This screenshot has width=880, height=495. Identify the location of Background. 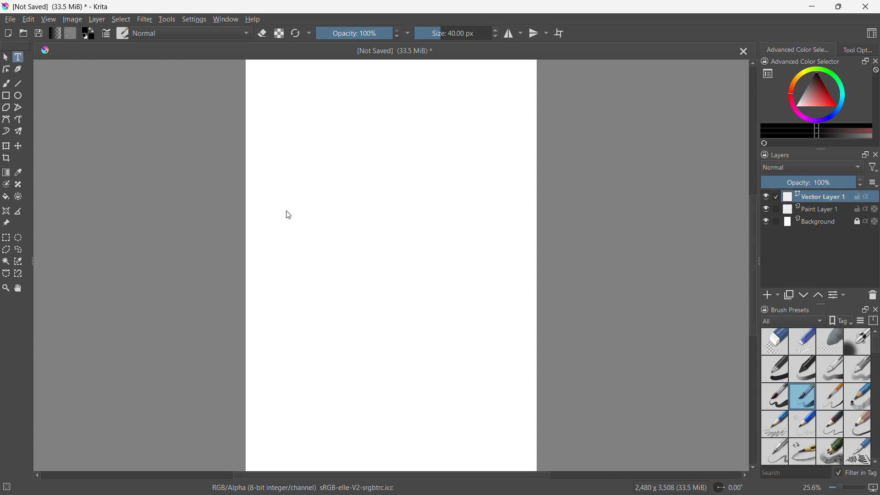
(825, 221).